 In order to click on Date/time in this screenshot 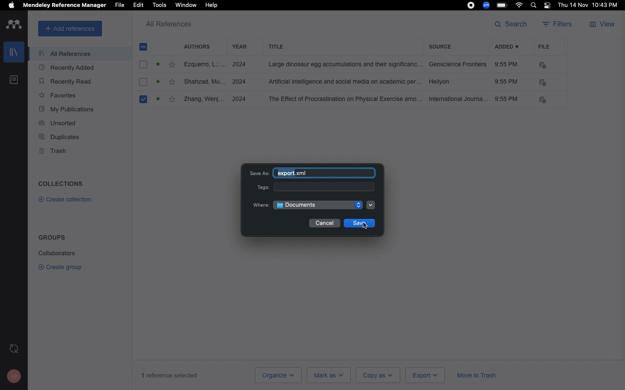, I will do `click(590, 6)`.